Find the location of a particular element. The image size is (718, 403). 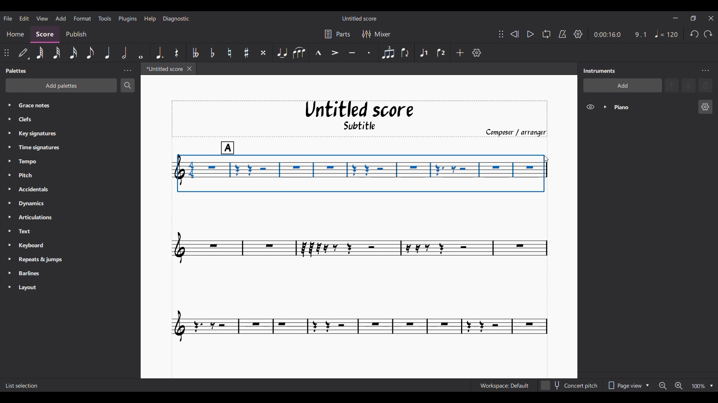

Layout is located at coordinates (39, 288).